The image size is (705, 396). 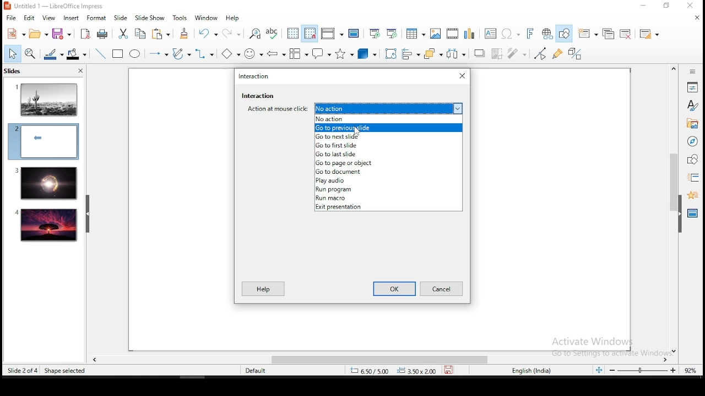 I want to click on action at mouse click, so click(x=356, y=108).